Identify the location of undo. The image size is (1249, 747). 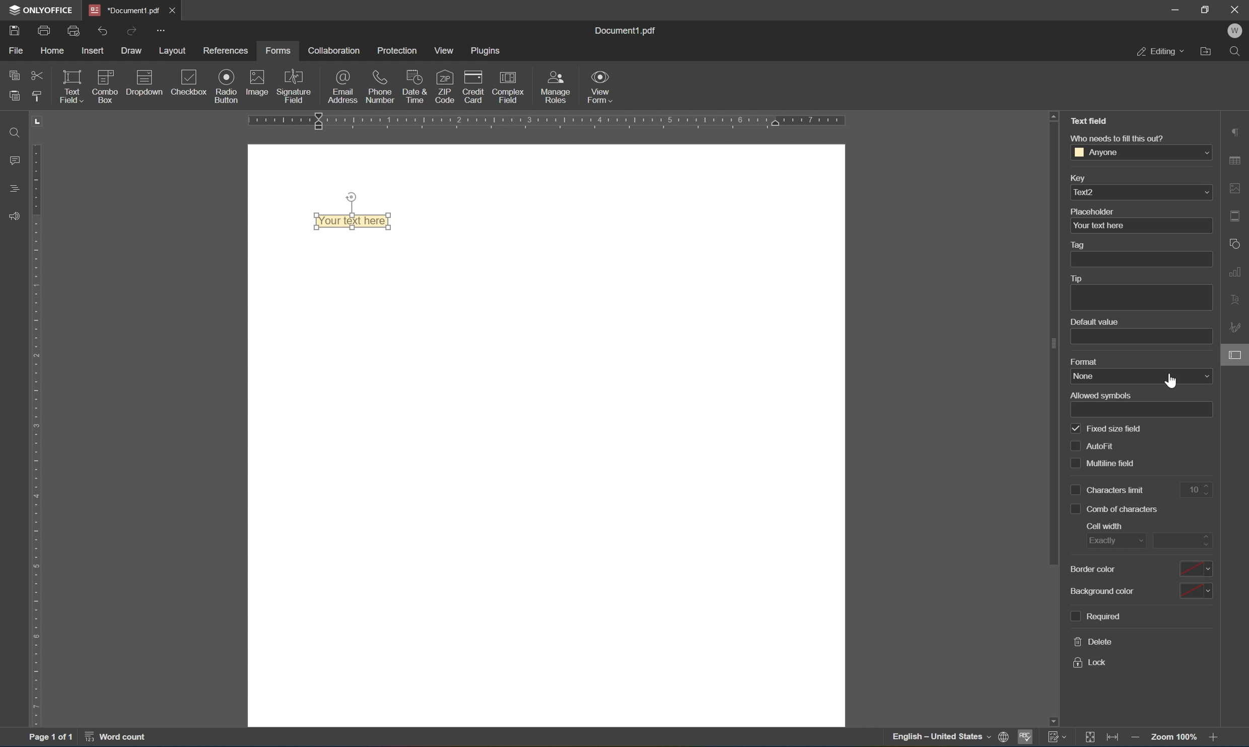
(103, 31).